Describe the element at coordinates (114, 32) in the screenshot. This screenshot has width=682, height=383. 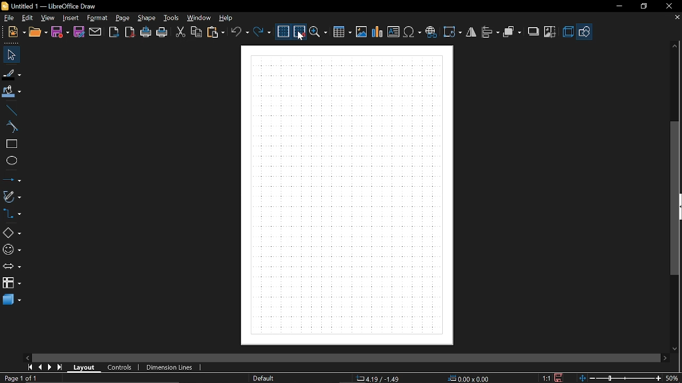
I see `export` at that location.